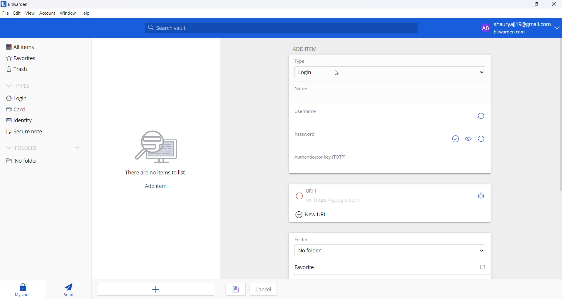  Describe the element at coordinates (33, 47) in the screenshot. I see `all items` at that location.